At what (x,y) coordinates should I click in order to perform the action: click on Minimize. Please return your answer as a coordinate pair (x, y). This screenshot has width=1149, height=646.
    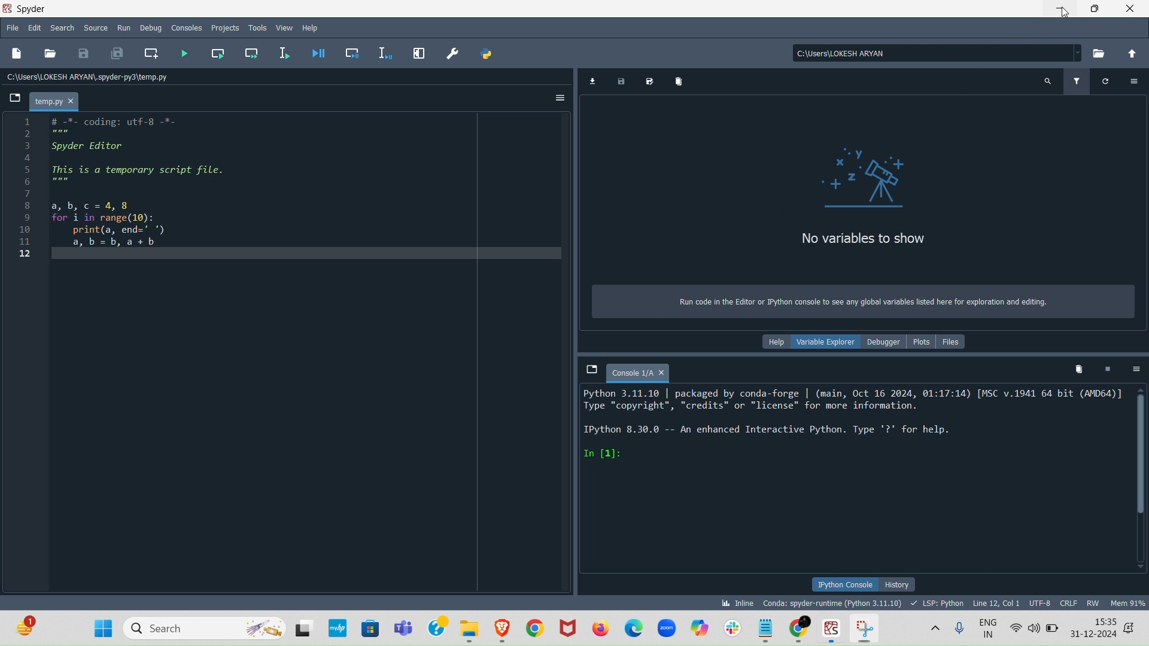
    Looking at the image, I should click on (1060, 11).